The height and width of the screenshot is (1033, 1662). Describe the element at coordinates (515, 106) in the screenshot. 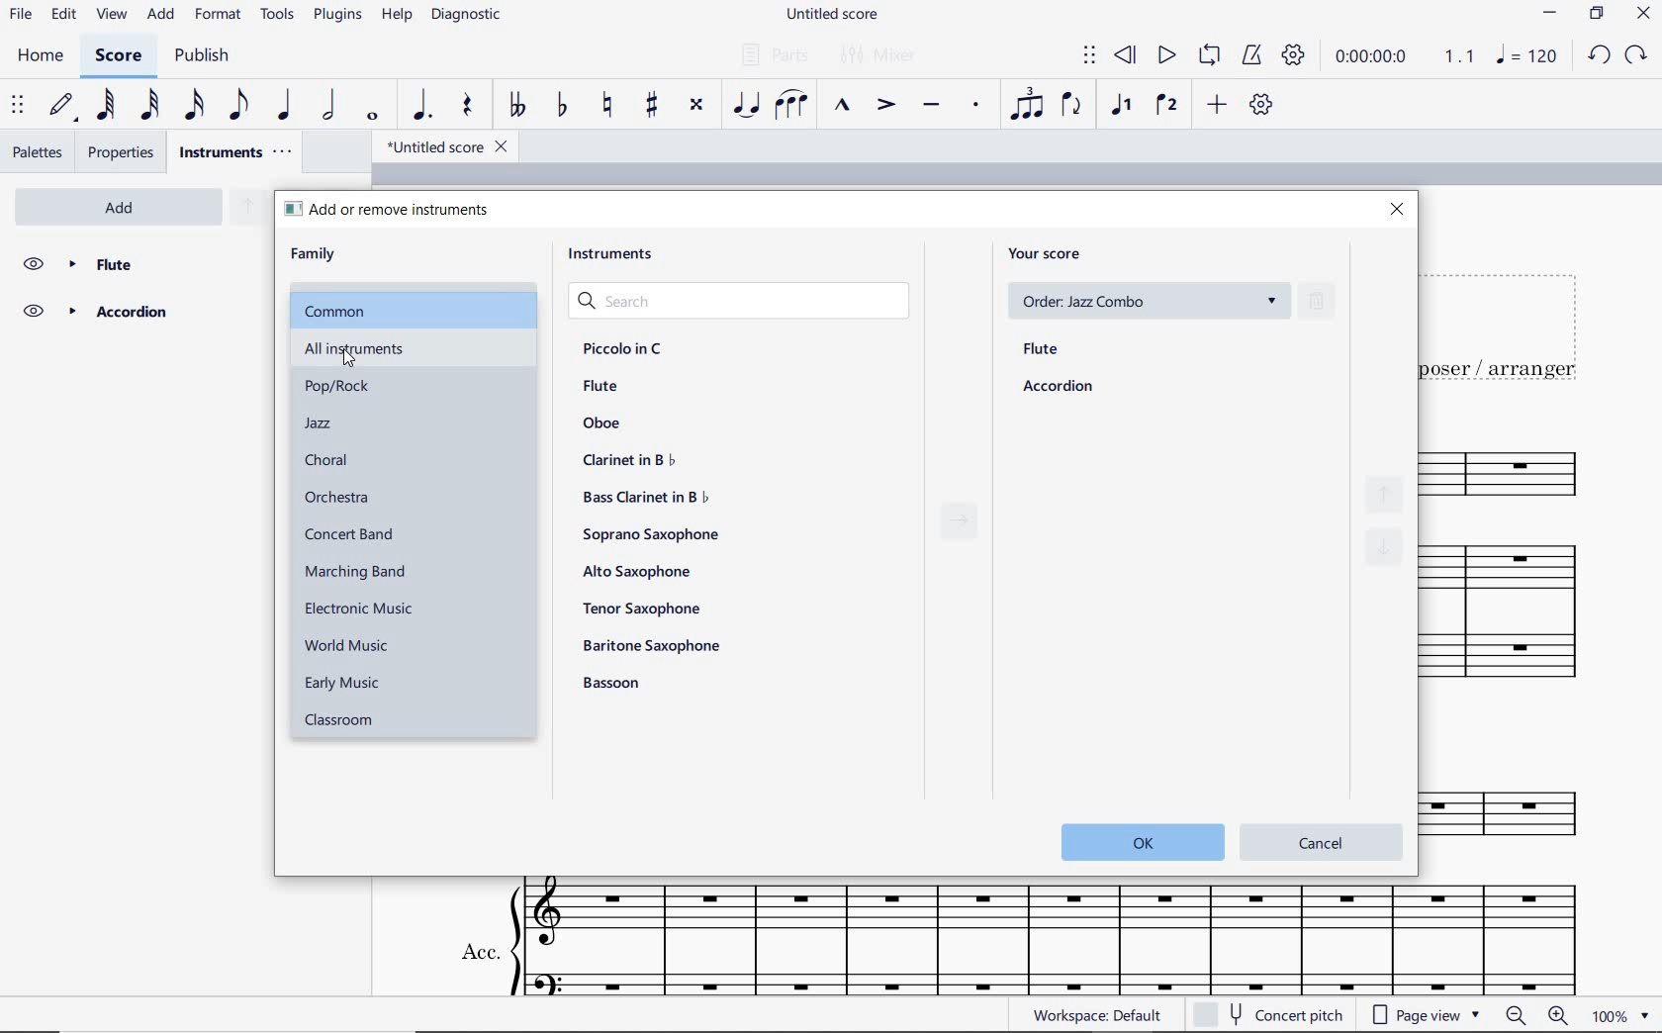

I see `toggle double-flat` at that location.